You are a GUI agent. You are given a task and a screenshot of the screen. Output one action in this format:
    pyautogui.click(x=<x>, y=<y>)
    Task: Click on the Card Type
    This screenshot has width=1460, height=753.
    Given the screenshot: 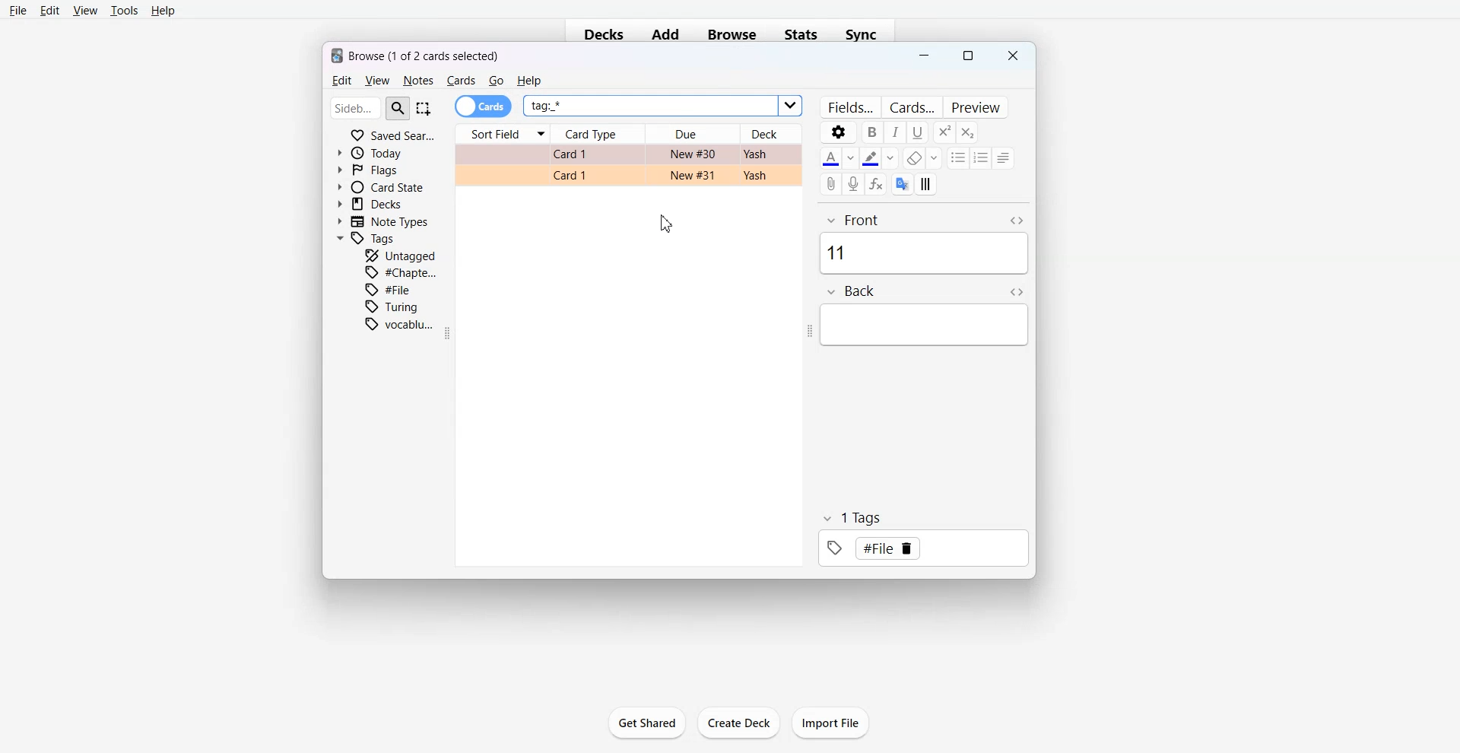 What is the action you would take?
    pyautogui.click(x=599, y=134)
    